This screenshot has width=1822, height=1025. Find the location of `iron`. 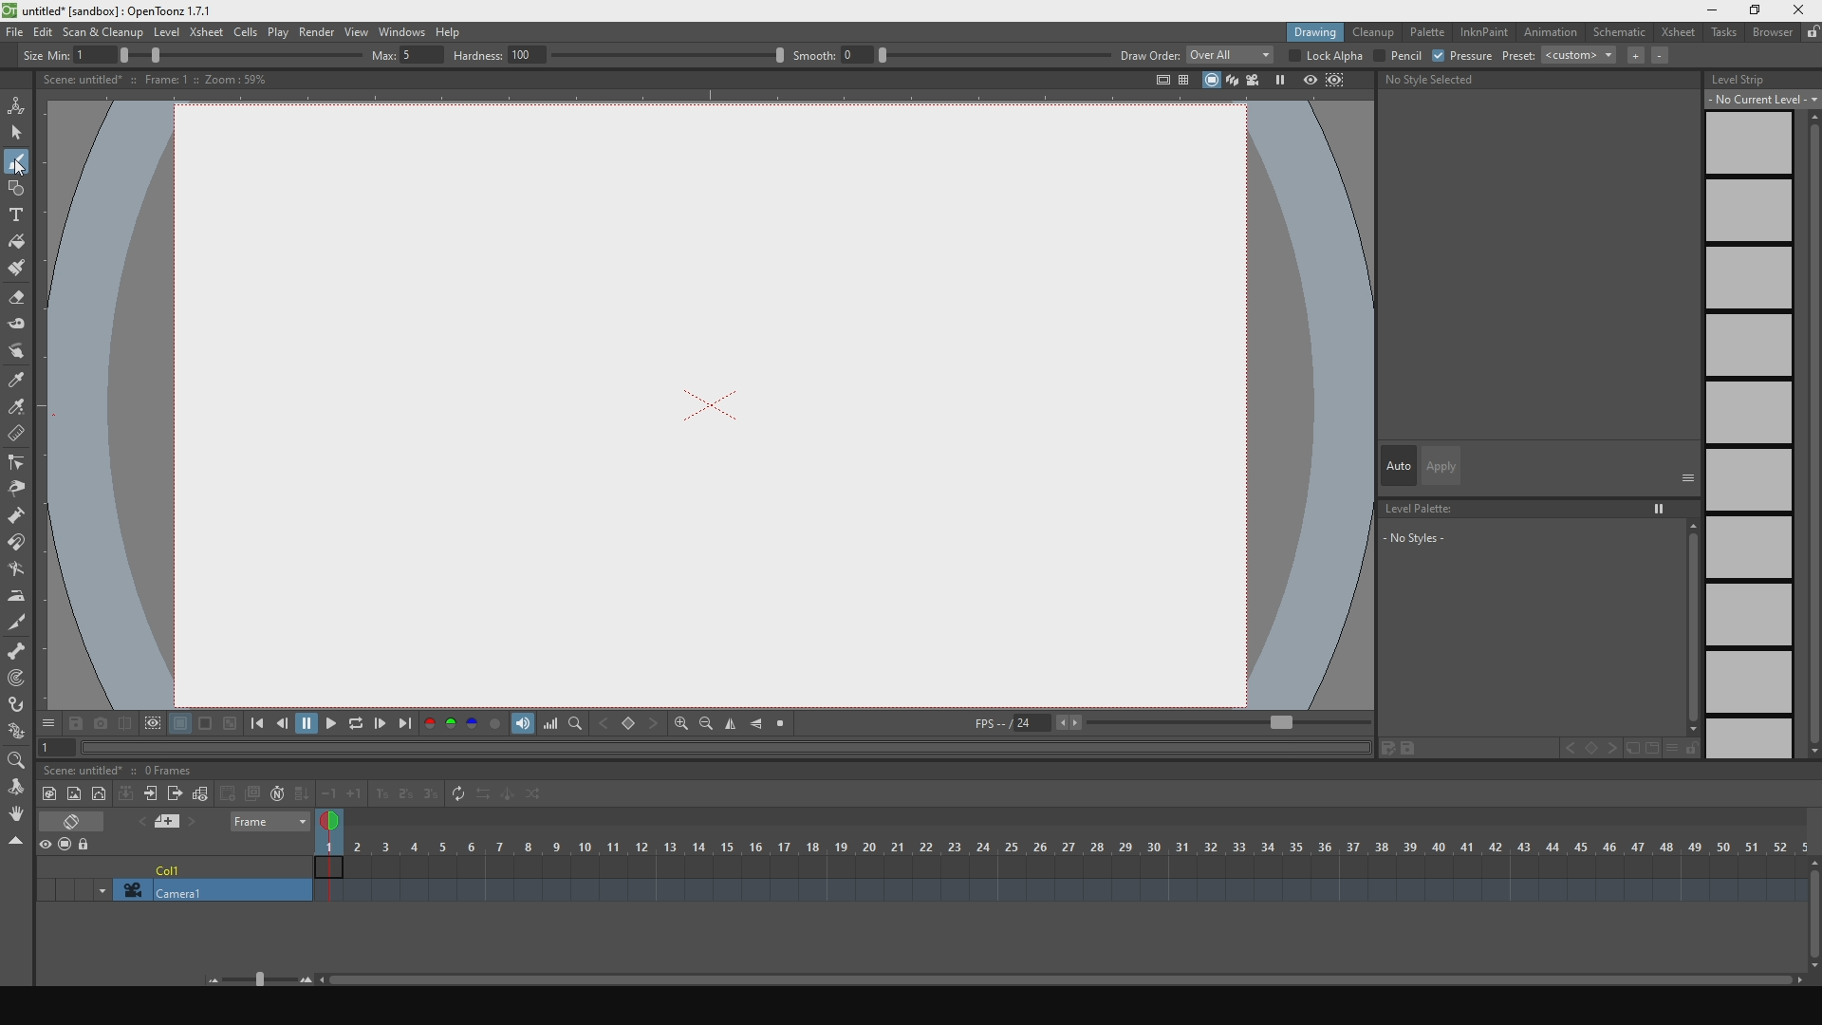

iron is located at coordinates (17, 596).